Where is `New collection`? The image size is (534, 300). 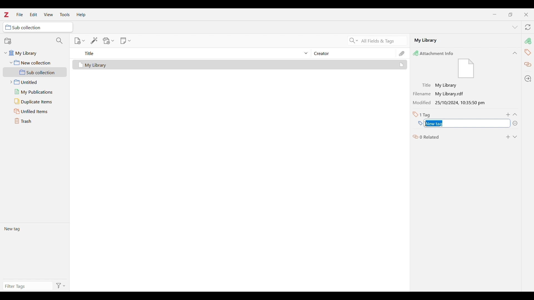 New collection is located at coordinates (8, 41).